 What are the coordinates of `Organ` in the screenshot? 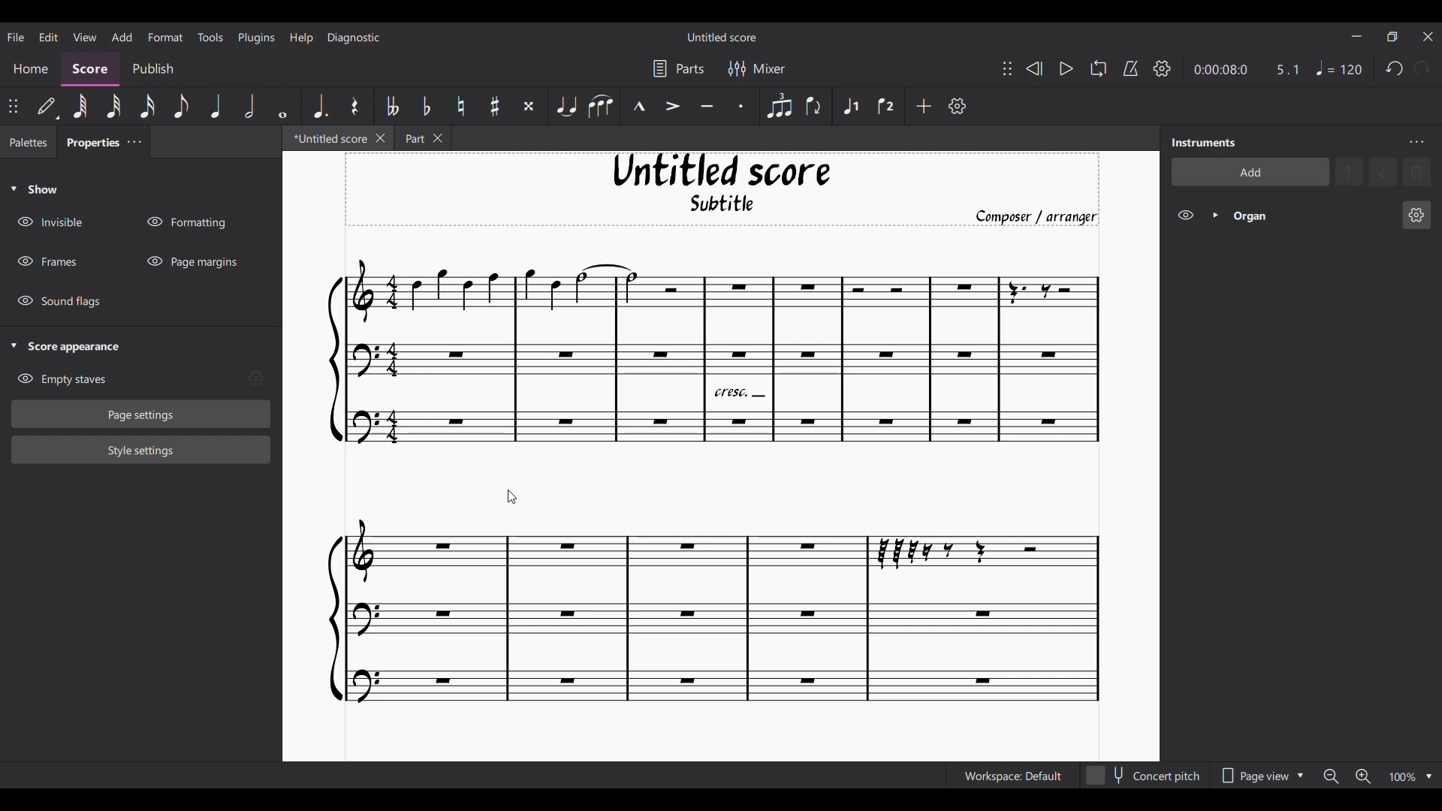 It's located at (1313, 216).